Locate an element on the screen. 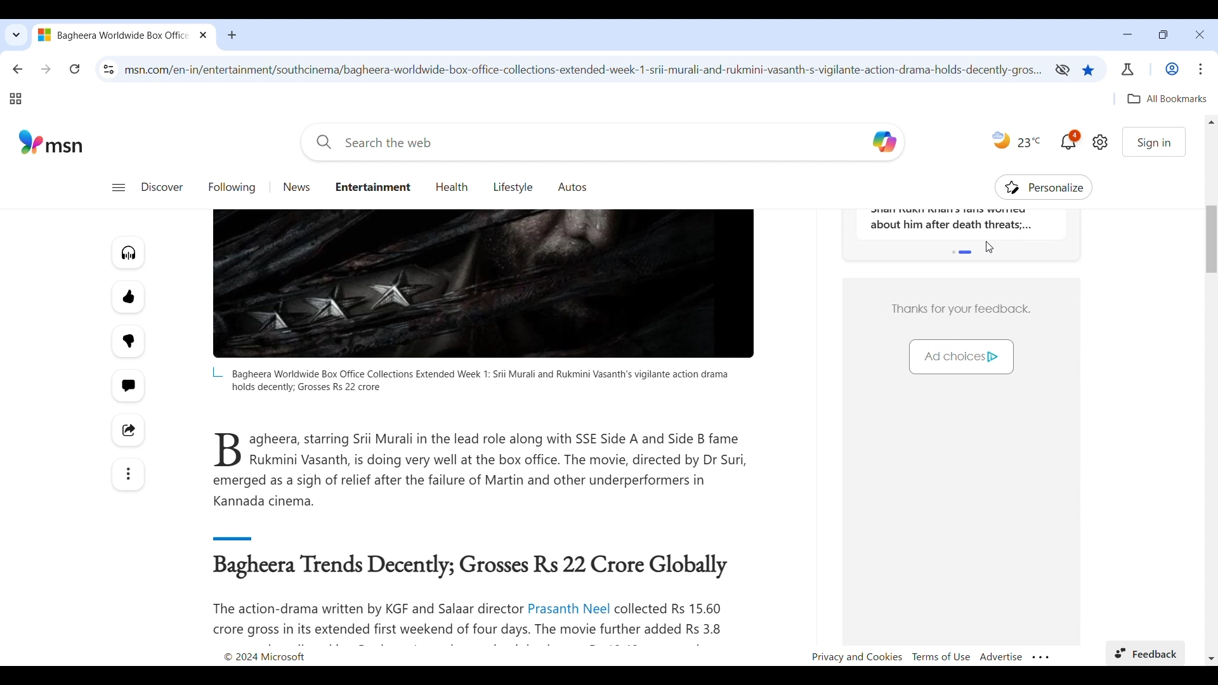 The height and width of the screenshot is (685, 1218). Indicates section shared by more than one feature of the page is located at coordinates (963, 252).